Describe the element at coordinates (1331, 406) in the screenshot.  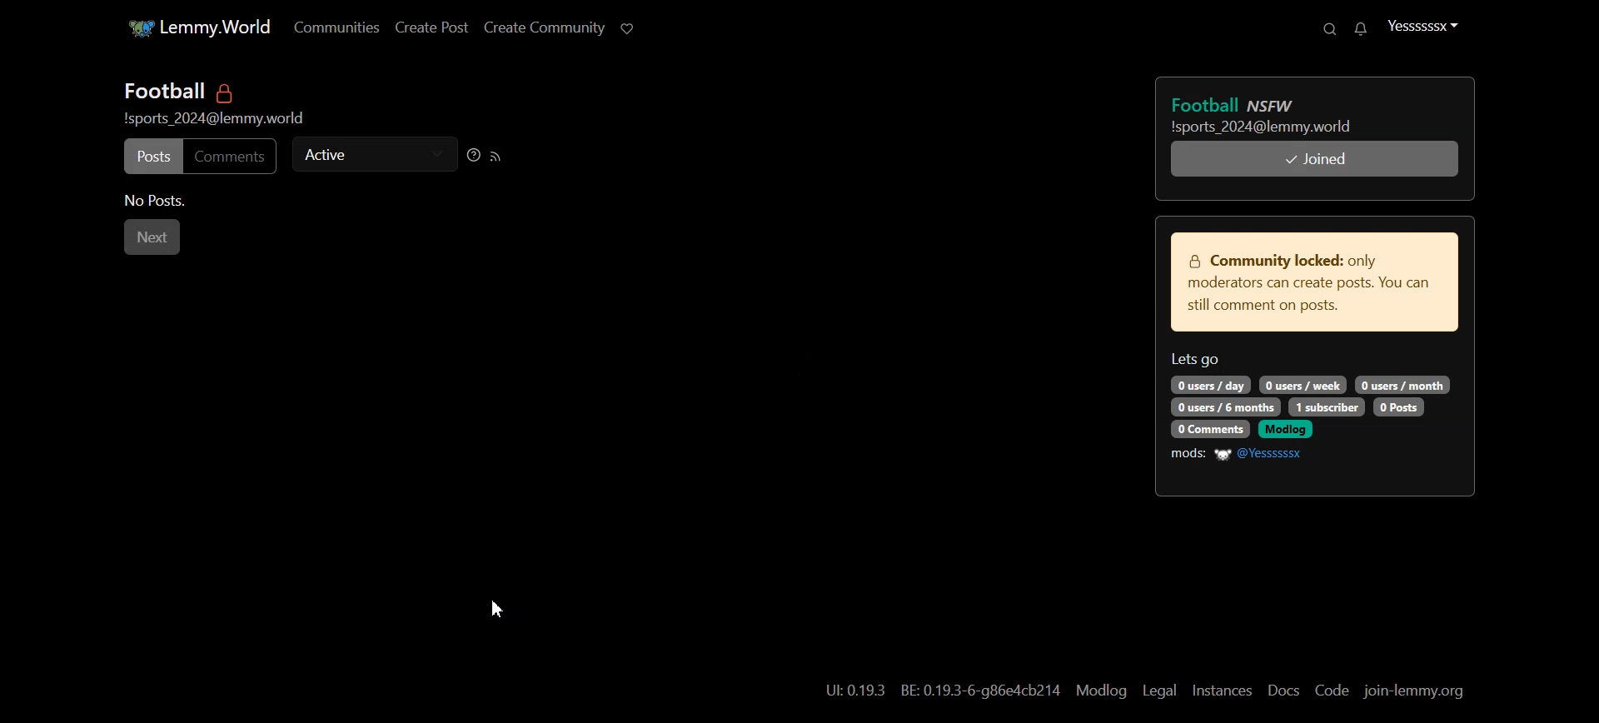
I see `text` at that location.